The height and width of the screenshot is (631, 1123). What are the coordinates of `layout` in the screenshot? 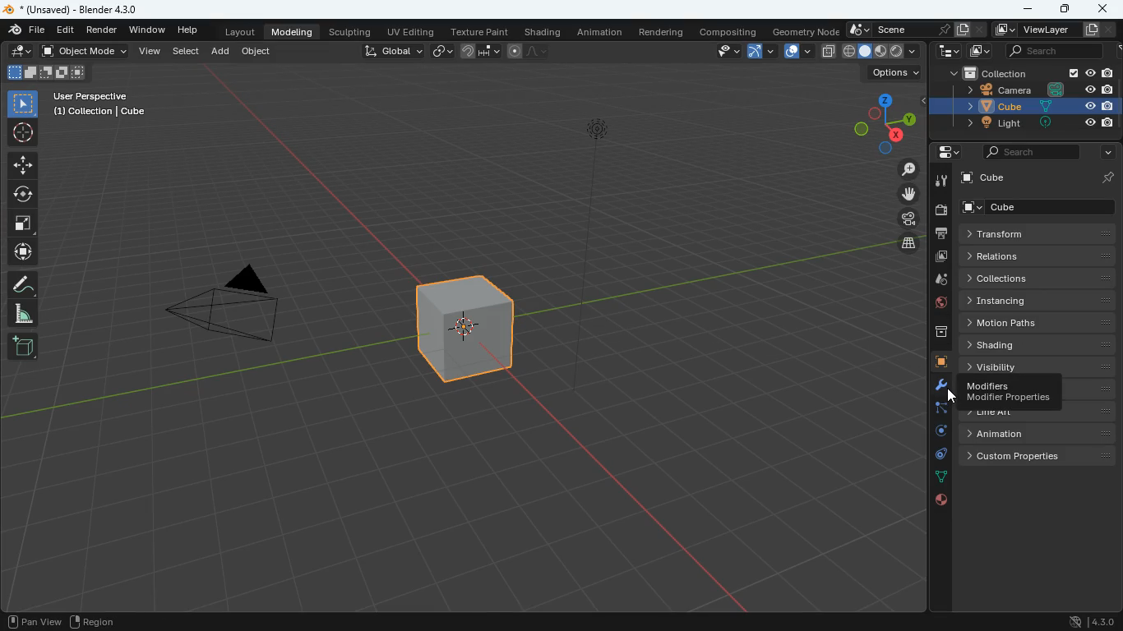 It's located at (240, 30).